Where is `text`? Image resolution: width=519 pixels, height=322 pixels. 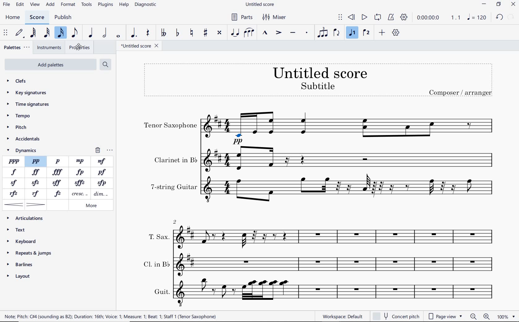 text is located at coordinates (460, 92).